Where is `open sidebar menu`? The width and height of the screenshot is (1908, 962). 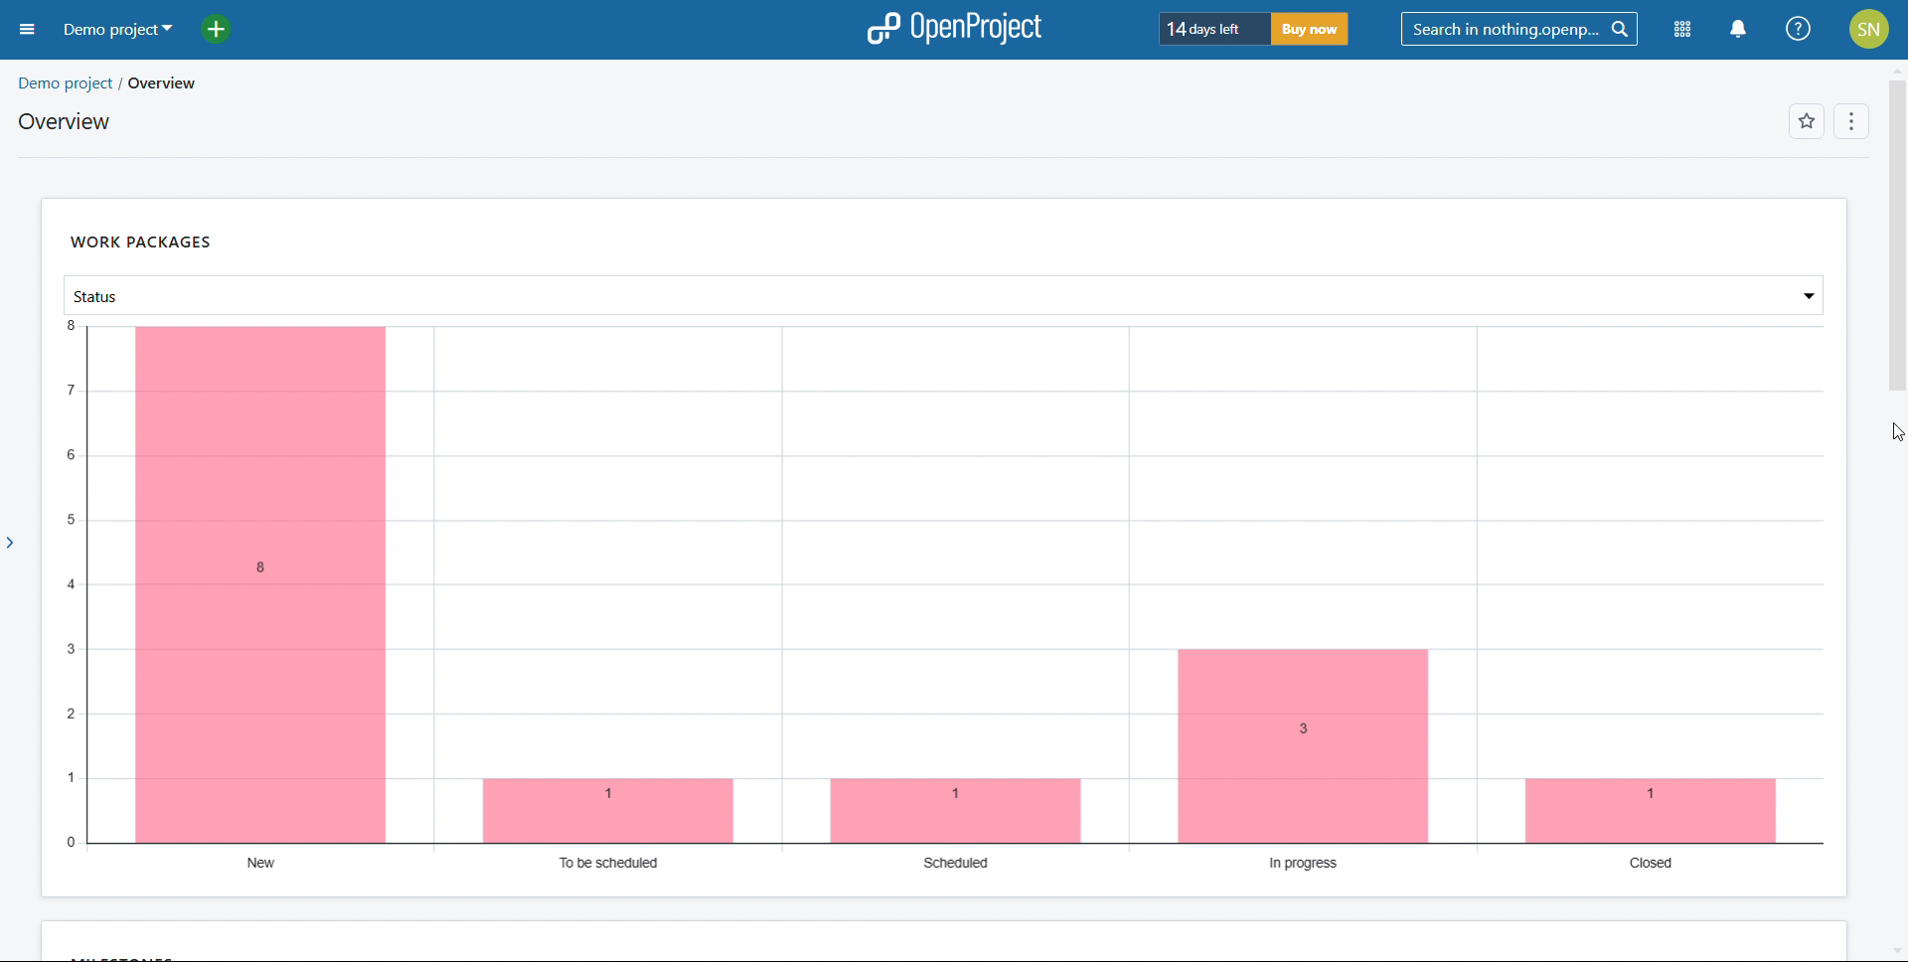
open sidebar menu is located at coordinates (29, 29).